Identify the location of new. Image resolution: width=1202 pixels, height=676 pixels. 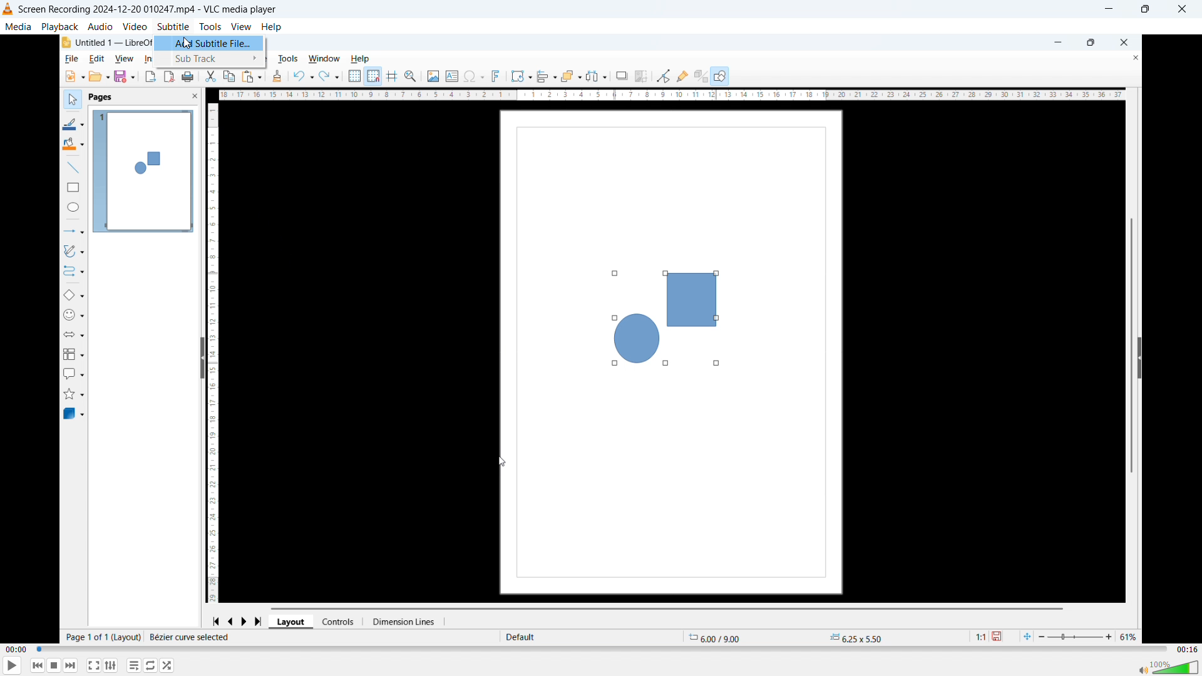
(73, 76).